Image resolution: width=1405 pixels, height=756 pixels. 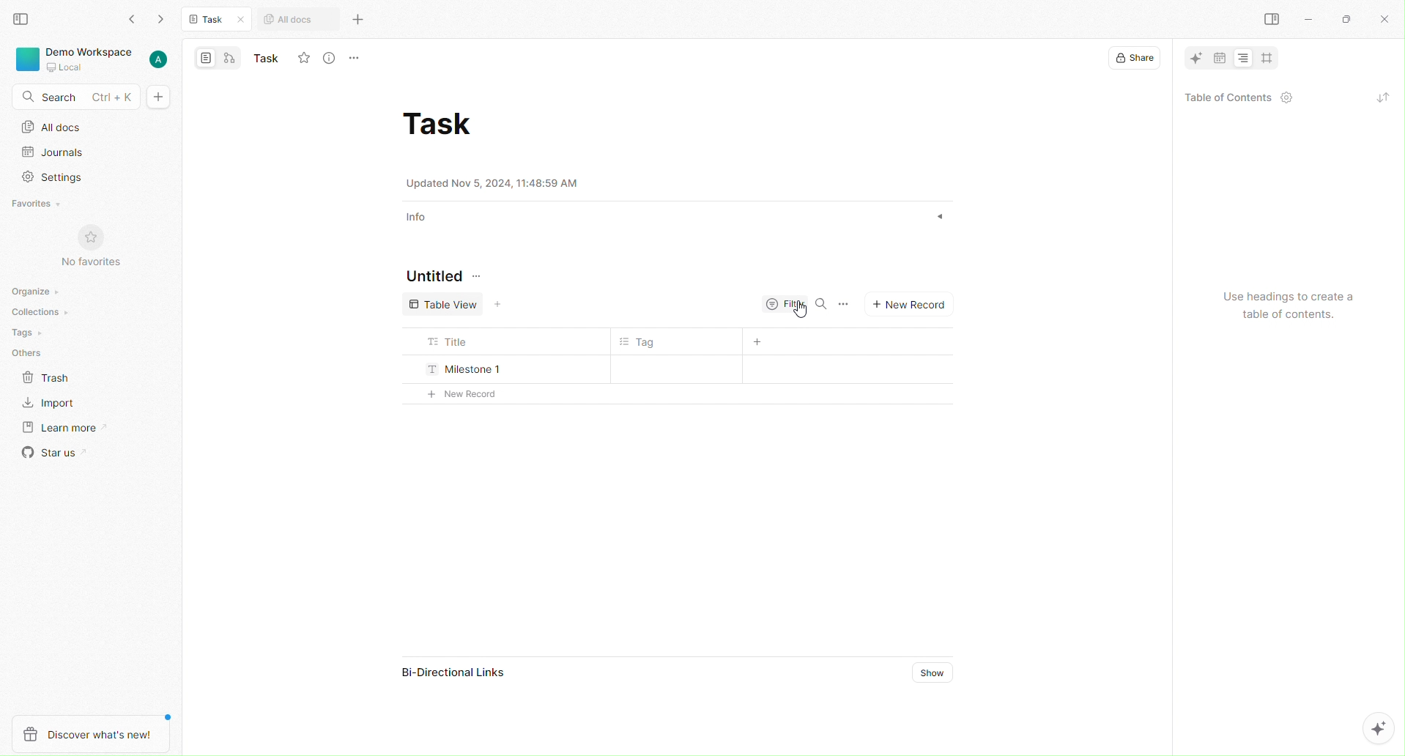 What do you see at coordinates (1346, 20) in the screenshot?
I see `maximize` at bounding box center [1346, 20].